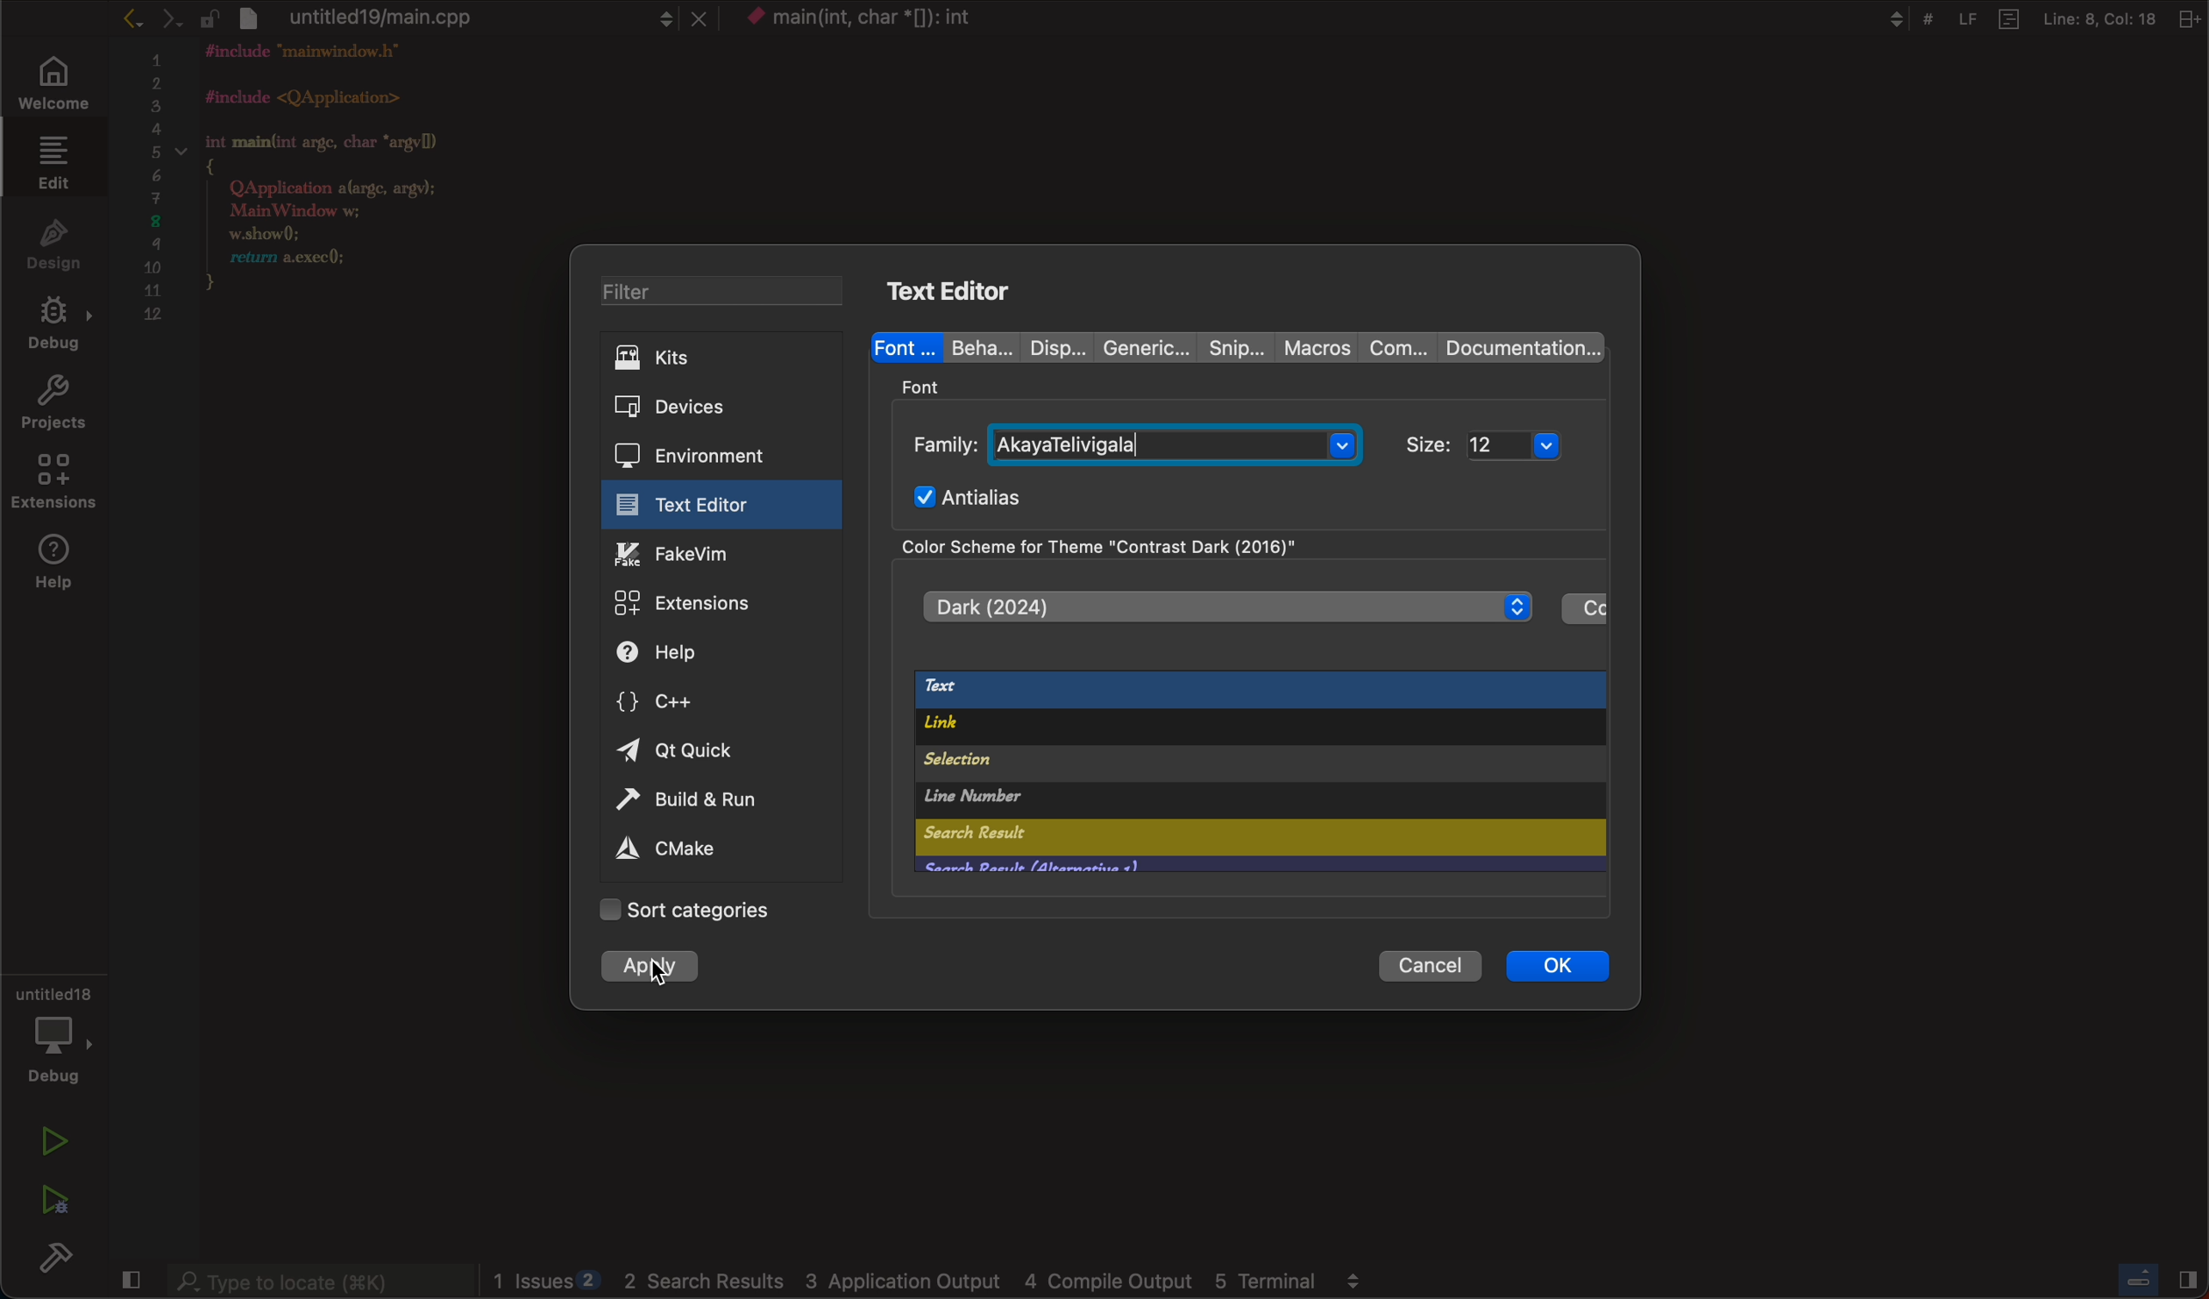 The height and width of the screenshot is (1299, 2209). I want to click on line number, so click(1166, 799).